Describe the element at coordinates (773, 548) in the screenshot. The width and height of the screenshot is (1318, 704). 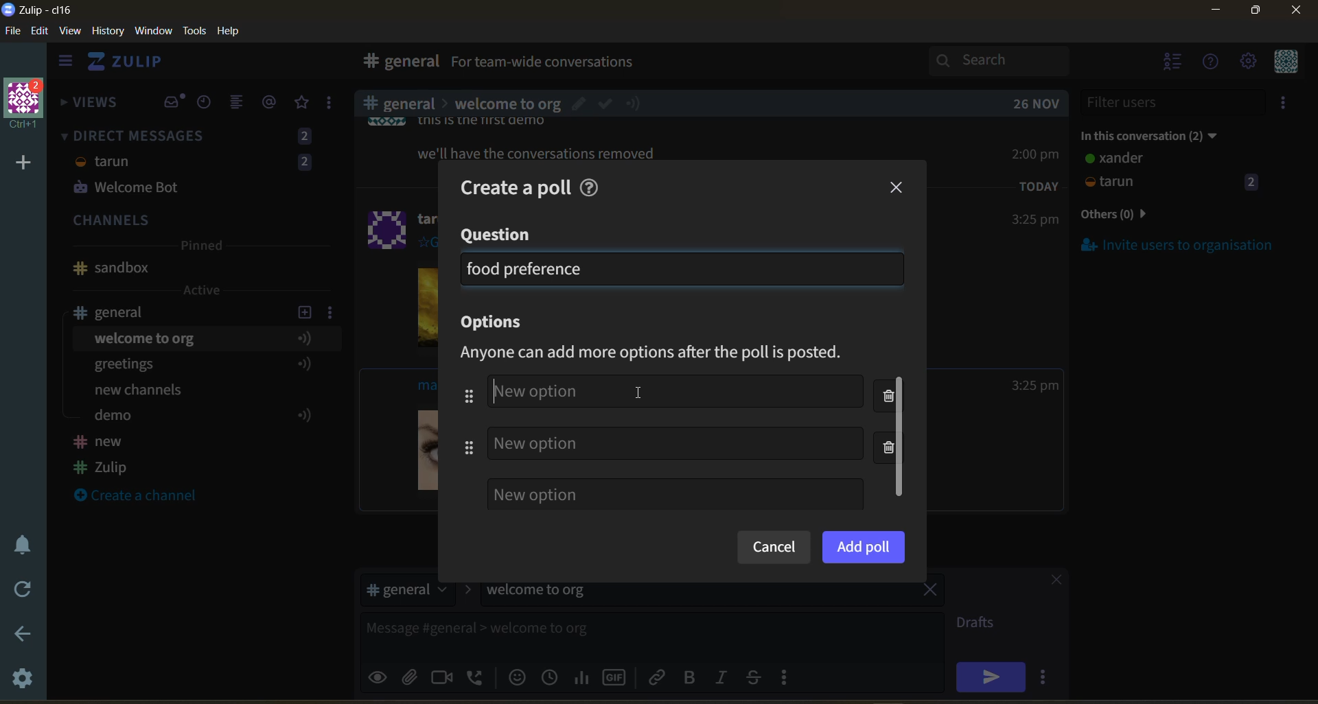
I see `cancel` at that location.